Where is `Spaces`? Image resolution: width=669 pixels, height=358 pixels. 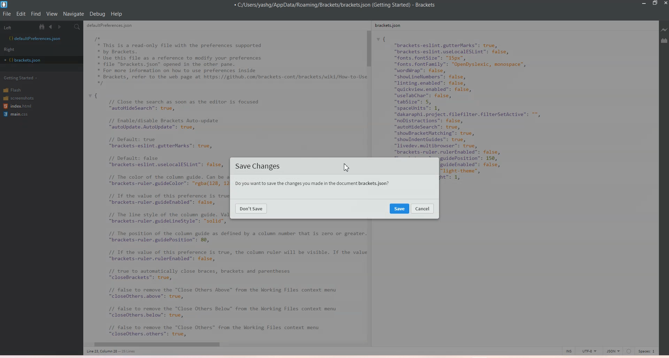 Spaces is located at coordinates (648, 351).